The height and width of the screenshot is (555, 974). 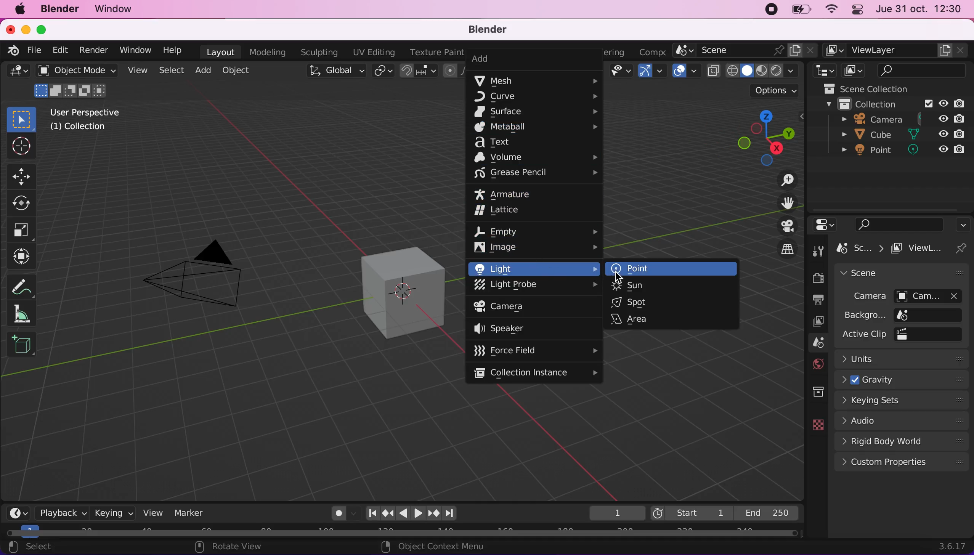 What do you see at coordinates (865, 315) in the screenshot?
I see `background` at bounding box center [865, 315].